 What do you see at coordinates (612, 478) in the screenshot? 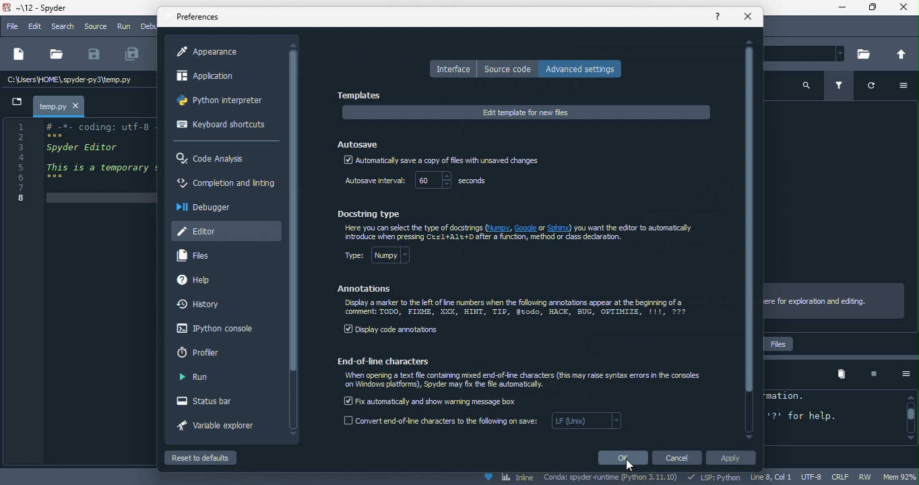
I see `conda spyder runtime` at bounding box center [612, 478].